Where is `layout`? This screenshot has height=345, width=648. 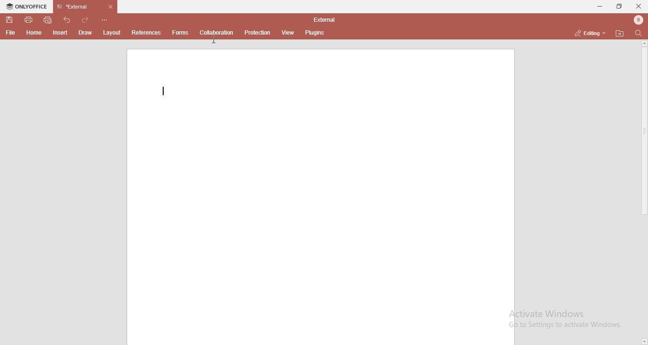
layout is located at coordinates (111, 33).